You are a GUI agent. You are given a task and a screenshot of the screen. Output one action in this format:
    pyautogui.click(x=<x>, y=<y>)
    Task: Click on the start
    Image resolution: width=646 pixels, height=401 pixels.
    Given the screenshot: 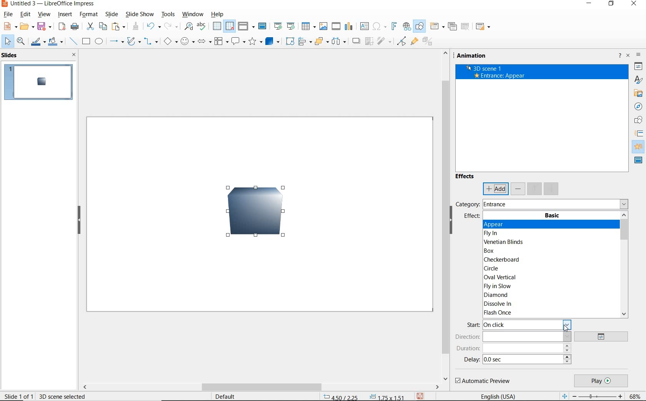 What is the action you would take?
    pyautogui.click(x=472, y=325)
    